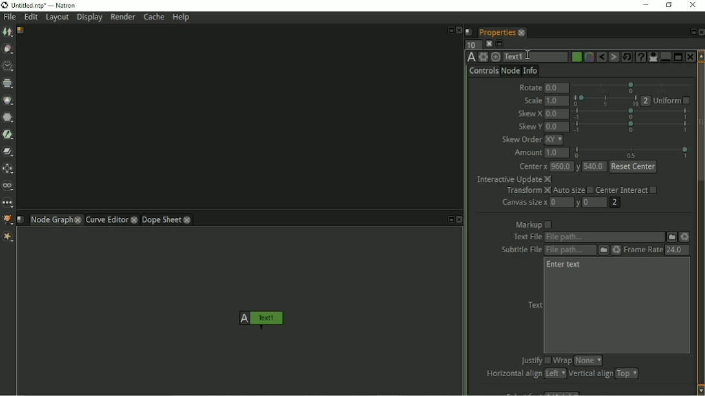 Image resolution: width=705 pixels, height=396 pixels. I want to click on Minimize, so click(644, 5).